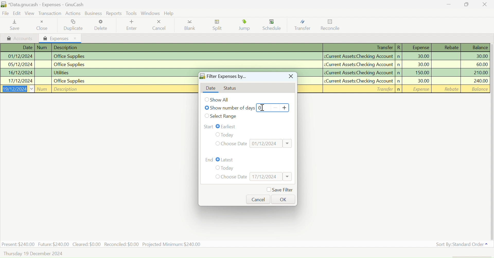 This screenshot has width=494, height=258. I want to click on Latest, so click(228, 160).